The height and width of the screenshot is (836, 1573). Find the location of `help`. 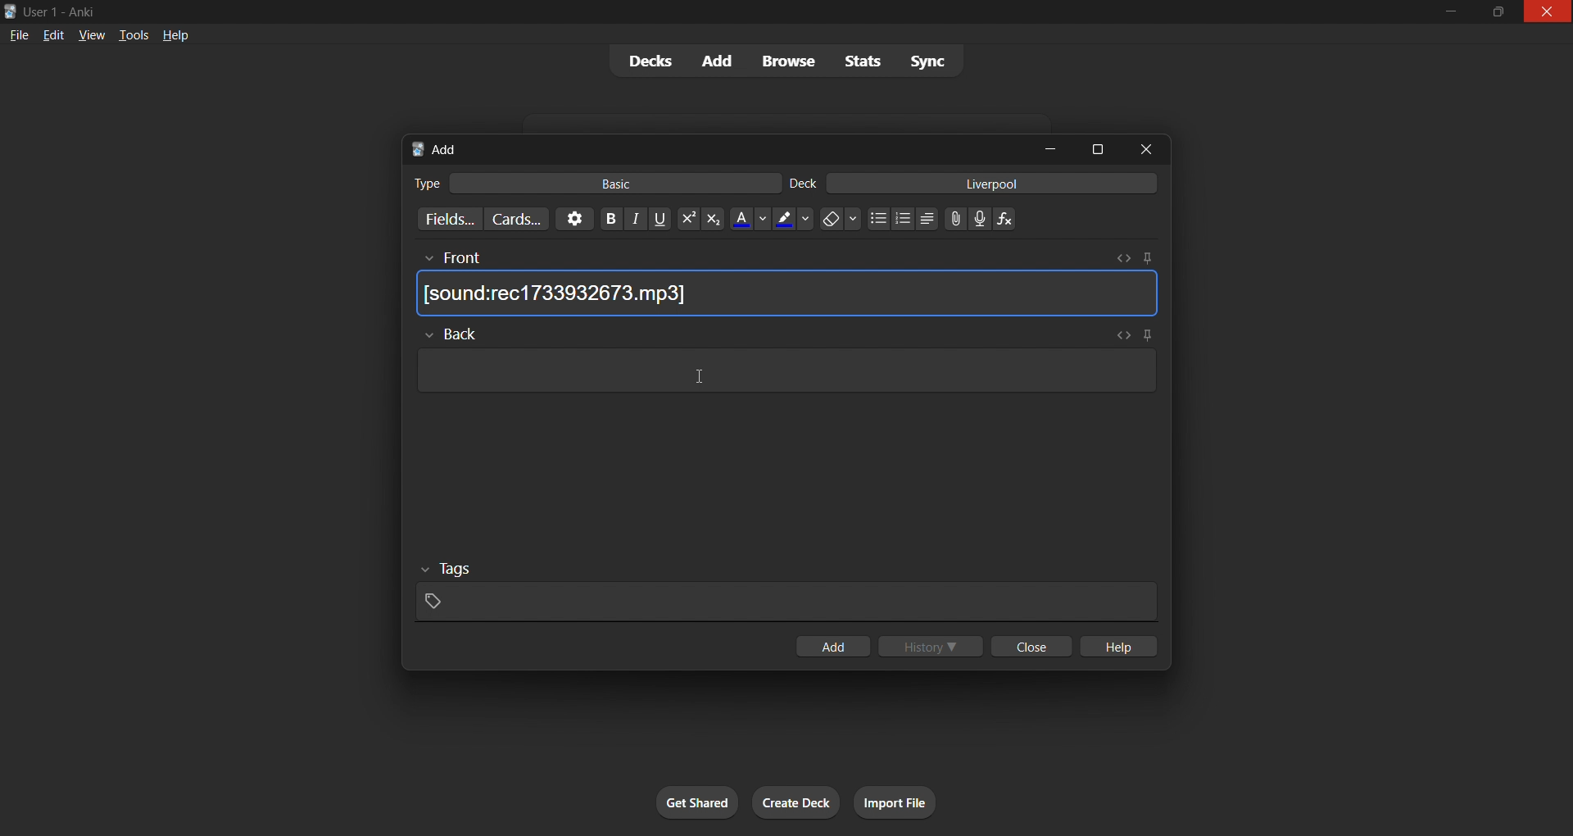

help is located at coordinates (1124, 646).